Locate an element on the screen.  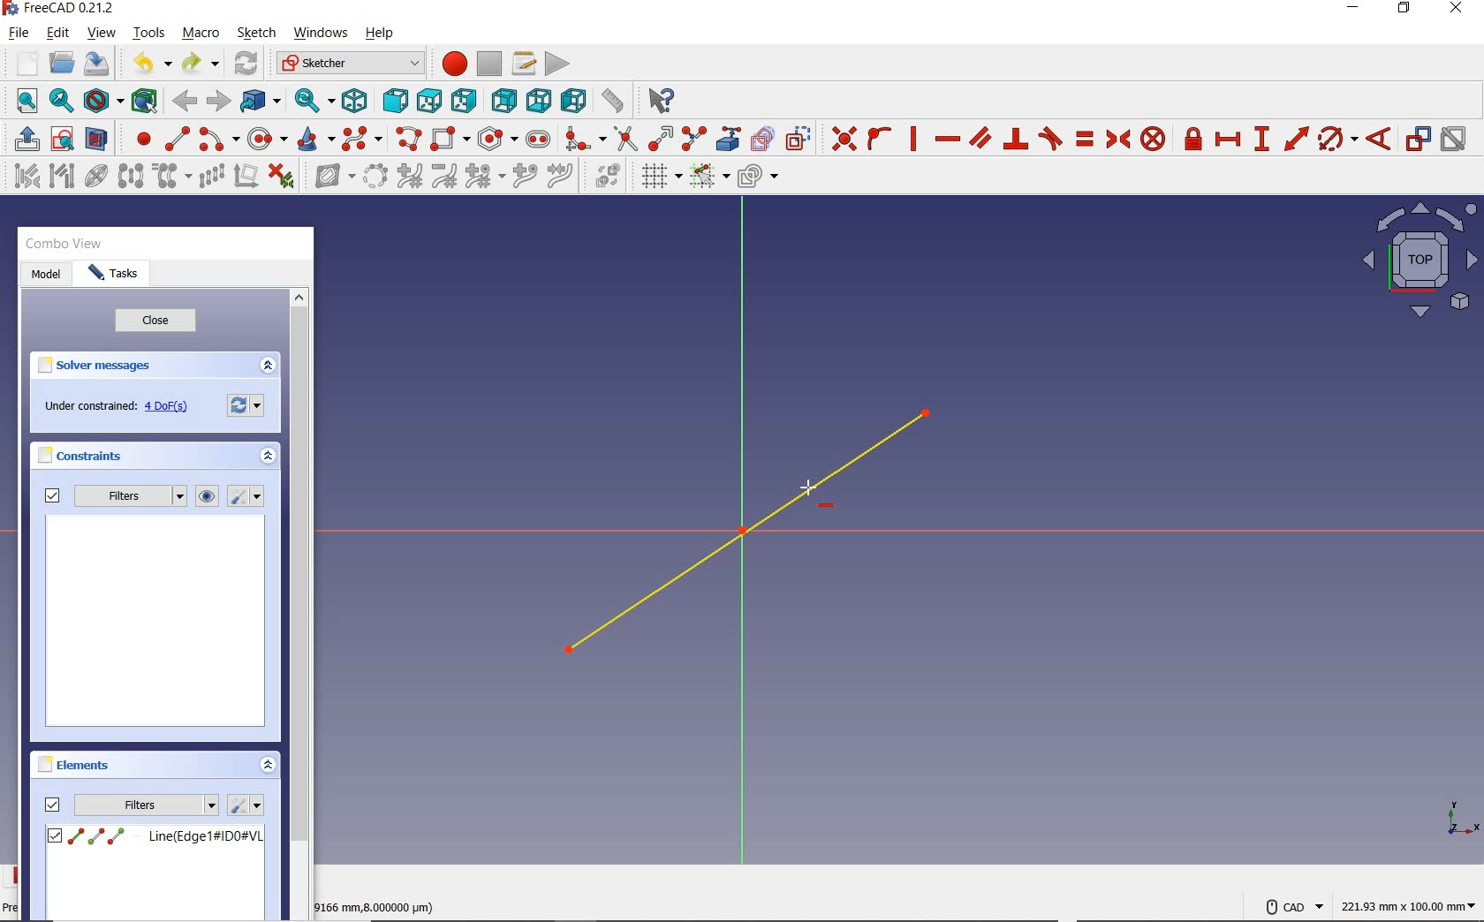
COLLAPSE is located at coordinates (268, 767).